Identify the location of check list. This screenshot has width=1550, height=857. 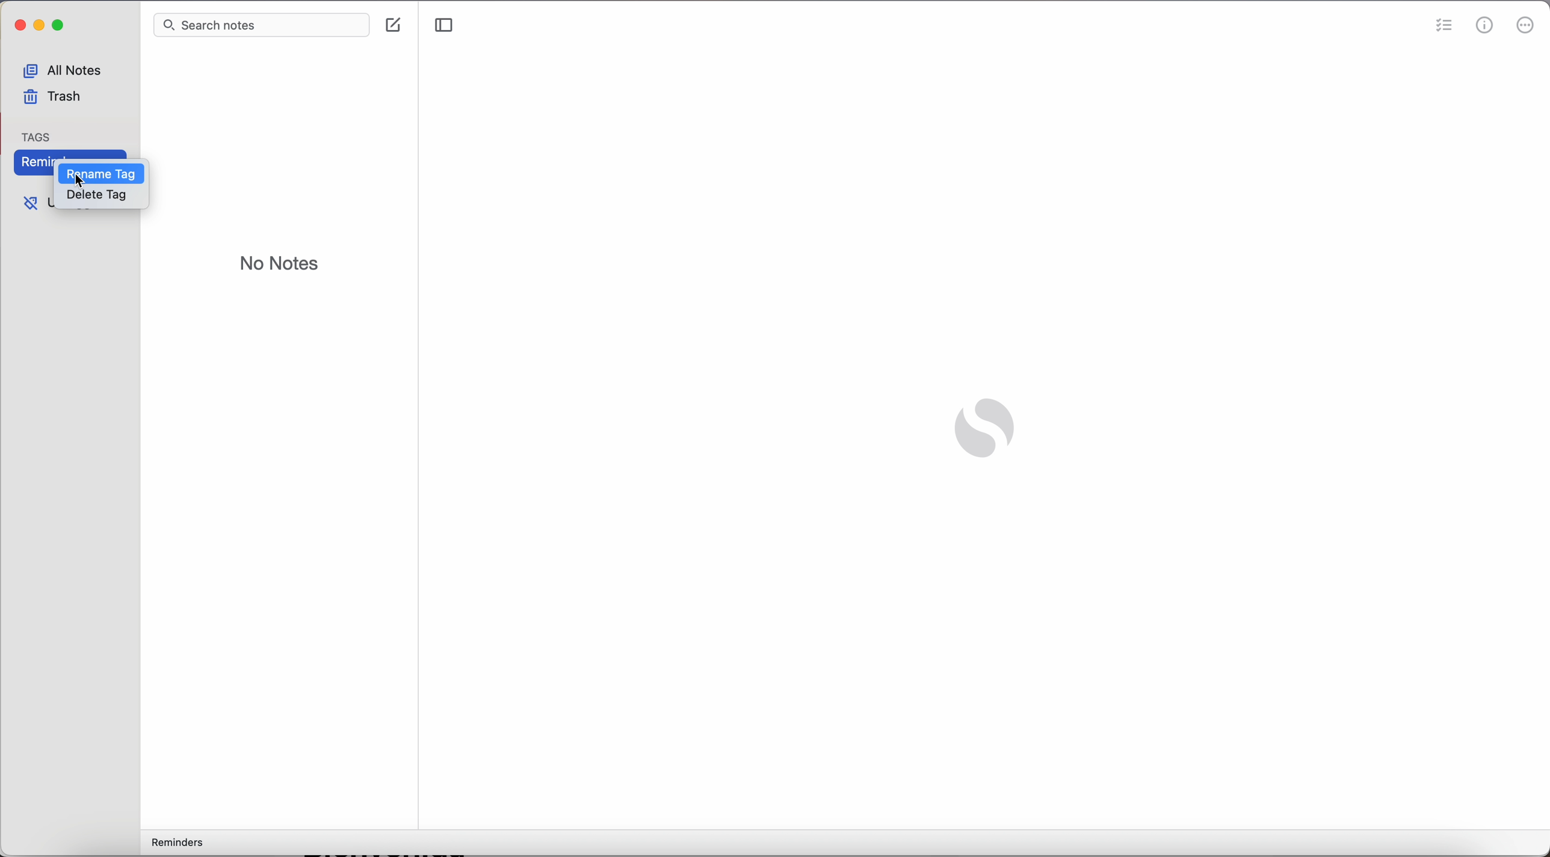
(1444, 25).